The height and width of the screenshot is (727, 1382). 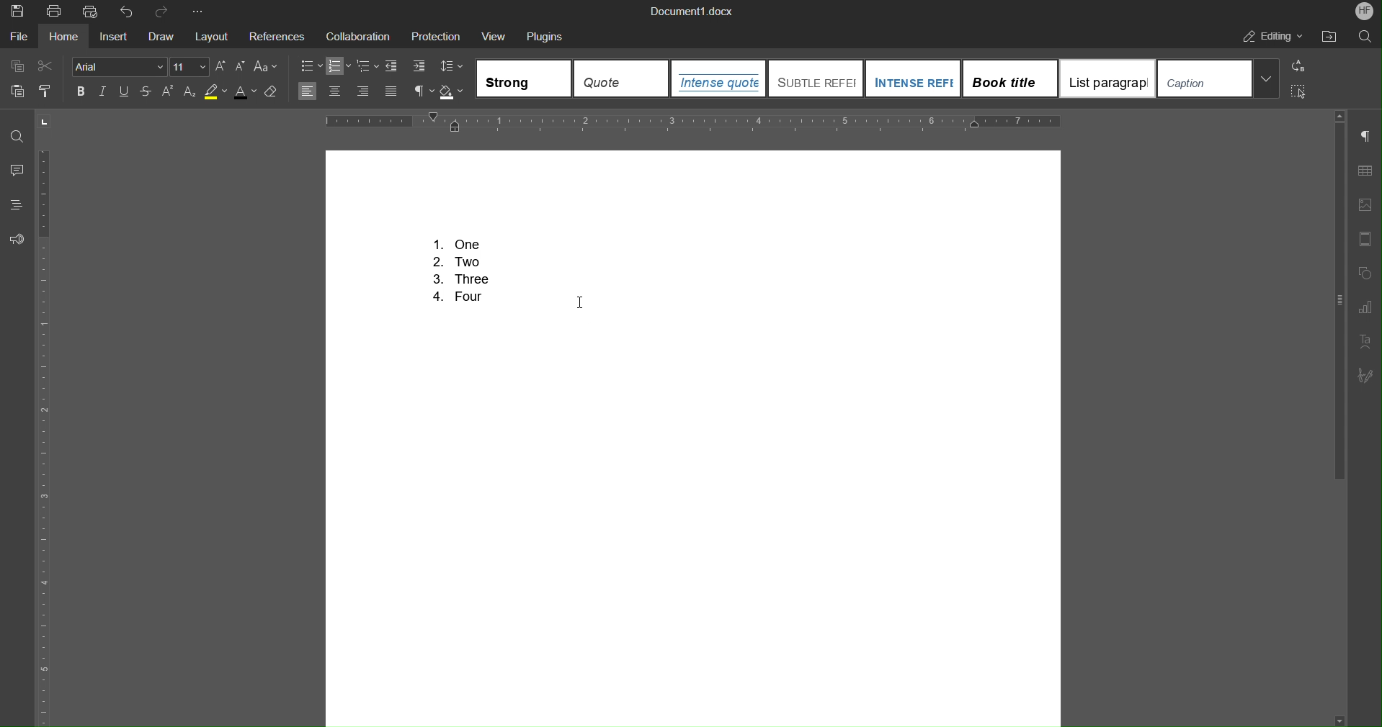 What do you see at coordinates (1364, 274) in the screenshot?
I see `Shape Settings` at bounding box center [1364, 274].